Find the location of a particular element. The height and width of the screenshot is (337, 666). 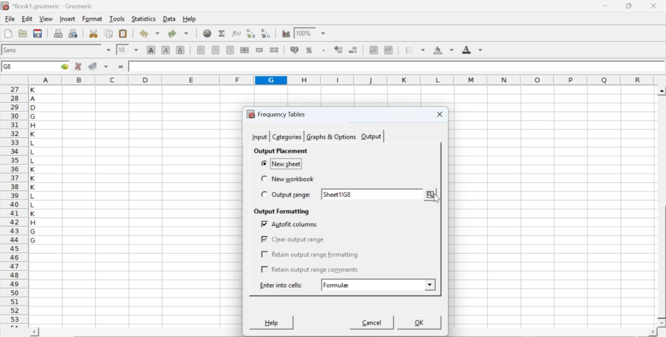

tools is located at coordinates (118, 18).